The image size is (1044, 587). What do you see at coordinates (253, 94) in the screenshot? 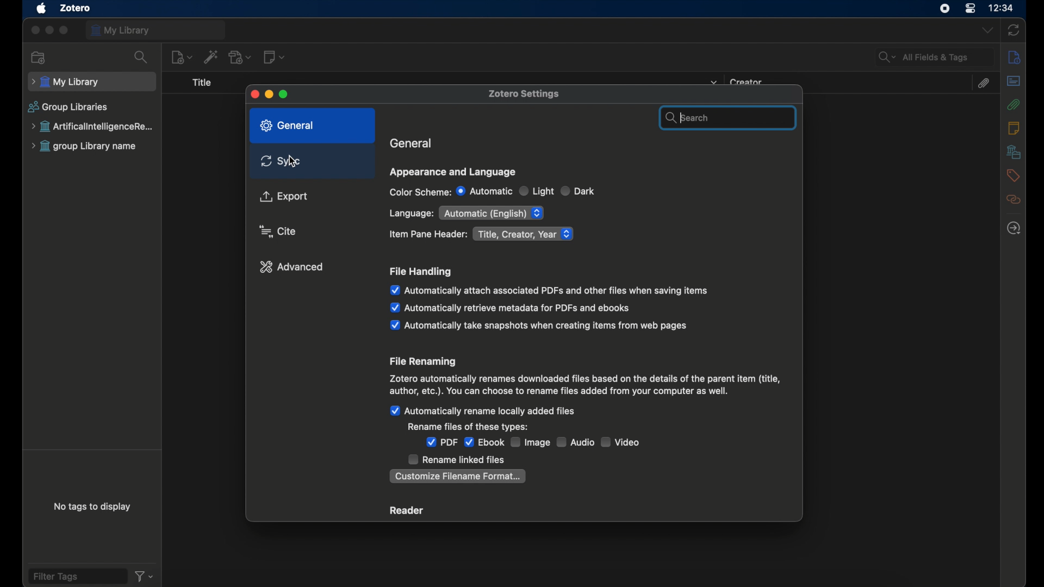
I see `close` at bounding box center [253, 94].